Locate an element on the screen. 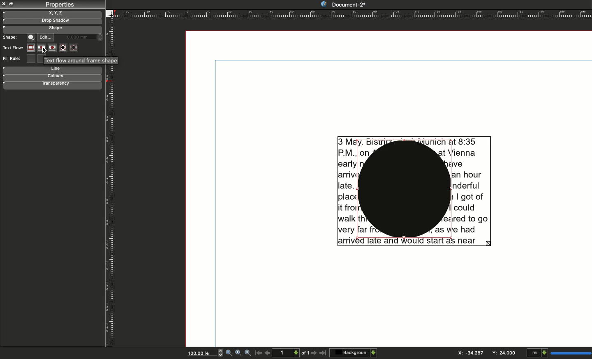 The image size is (592, 359). Properties is located at coordinates (58, 5).